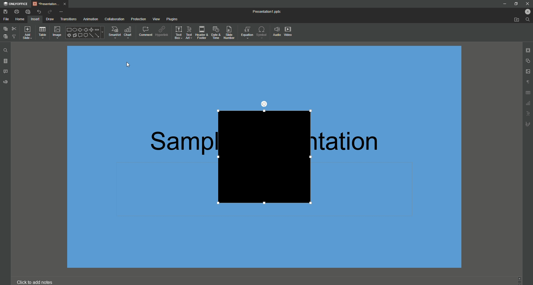 The image size is (533, 285). Describe the element at coordinates (128, 32) in the screenshot. I see `Chart` at that location.